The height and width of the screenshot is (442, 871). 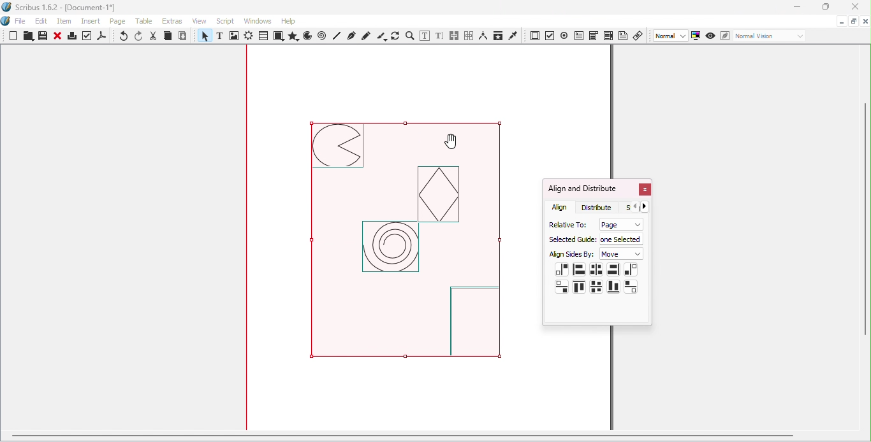 I want to click on Redo, so click(x=140, y=36).